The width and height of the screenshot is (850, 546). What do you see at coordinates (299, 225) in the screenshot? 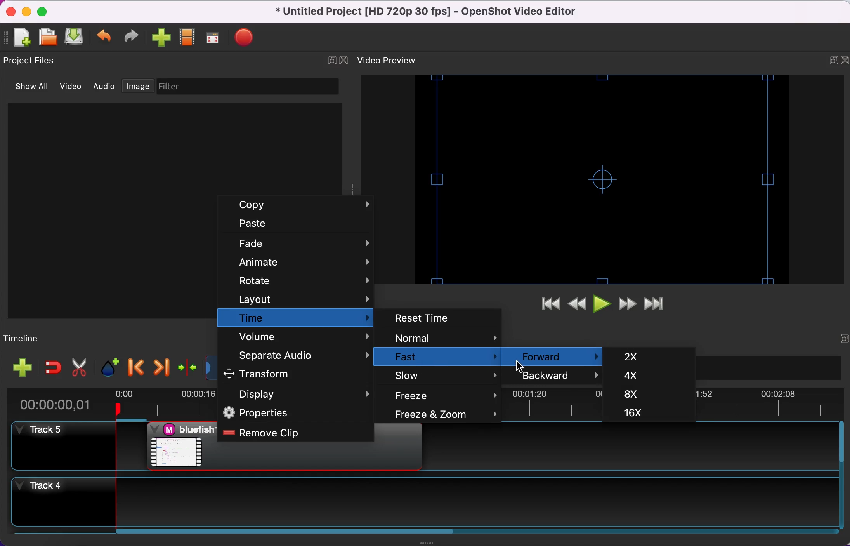
I see `paste` at bounding box center [299, 225].